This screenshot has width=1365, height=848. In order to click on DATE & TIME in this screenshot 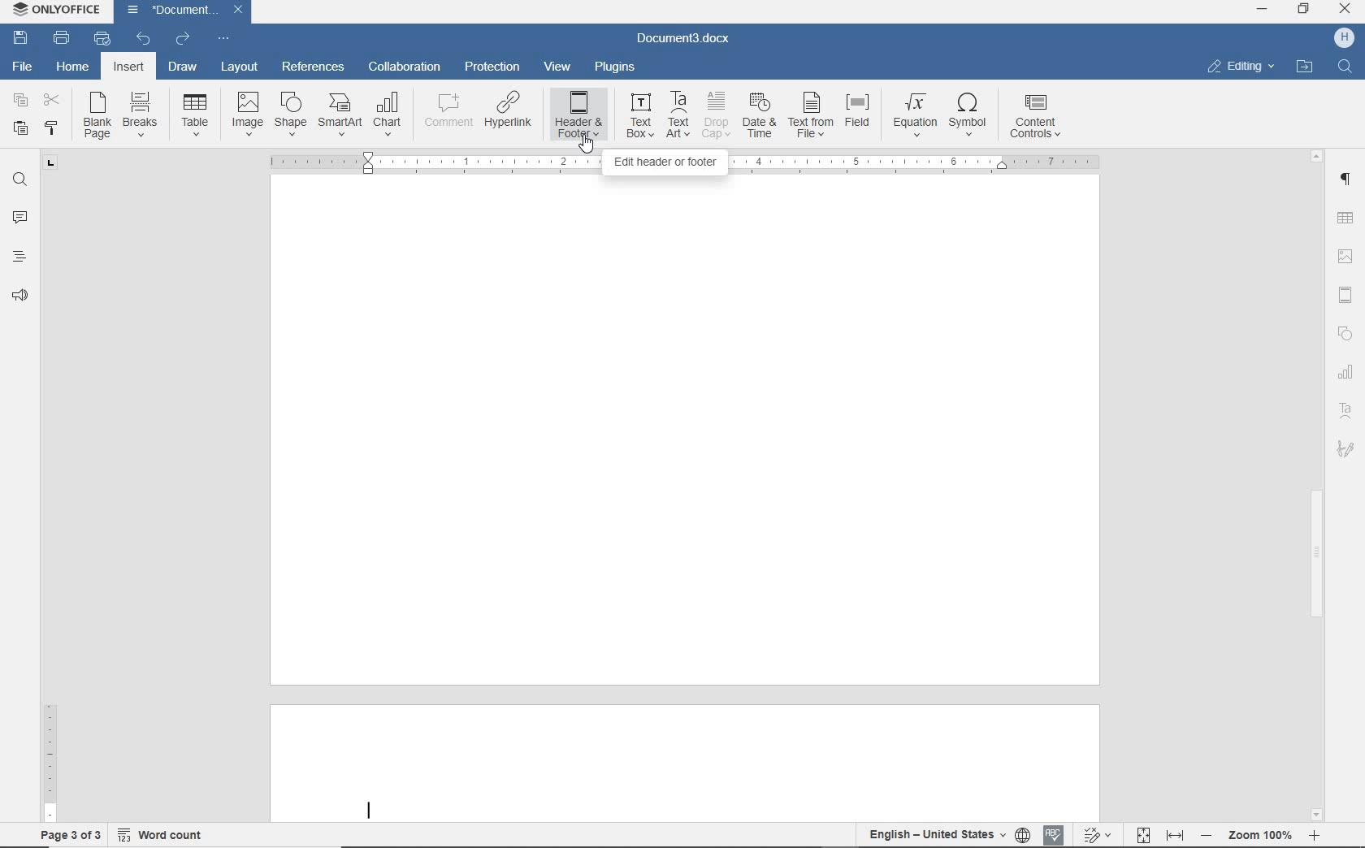, I will do `click(760, 116)`.